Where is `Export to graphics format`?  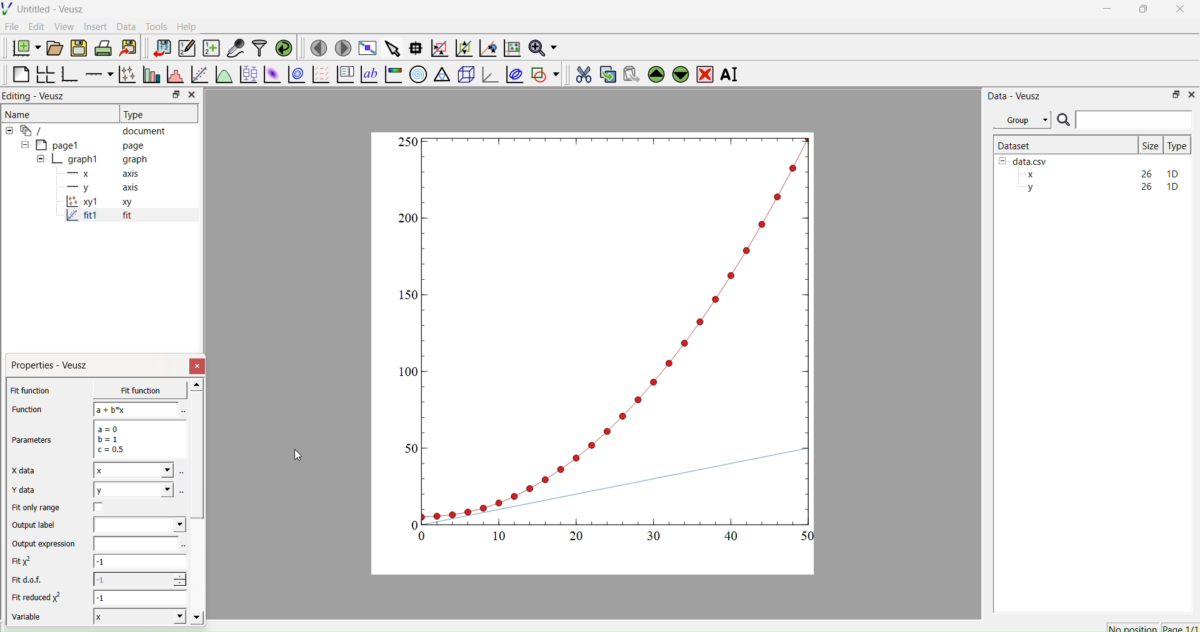
Export to graphics format is located at coordinates (128, 49).